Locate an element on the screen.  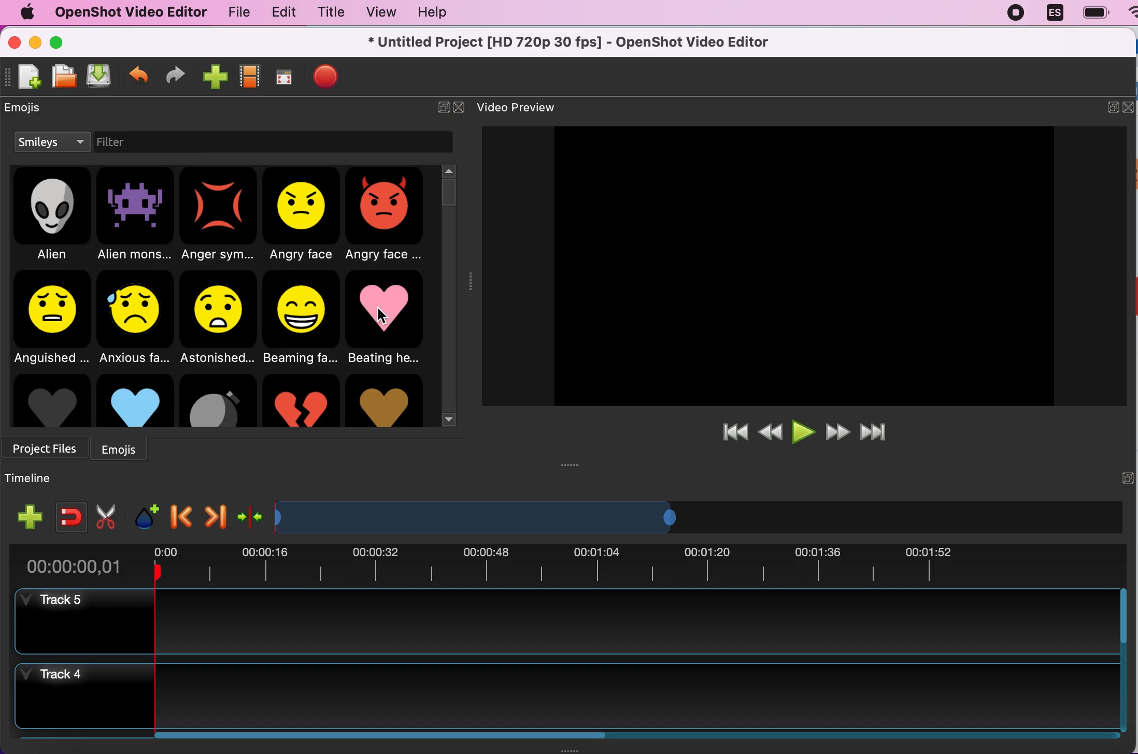
center the timeline is located at coordinates (251, 514).